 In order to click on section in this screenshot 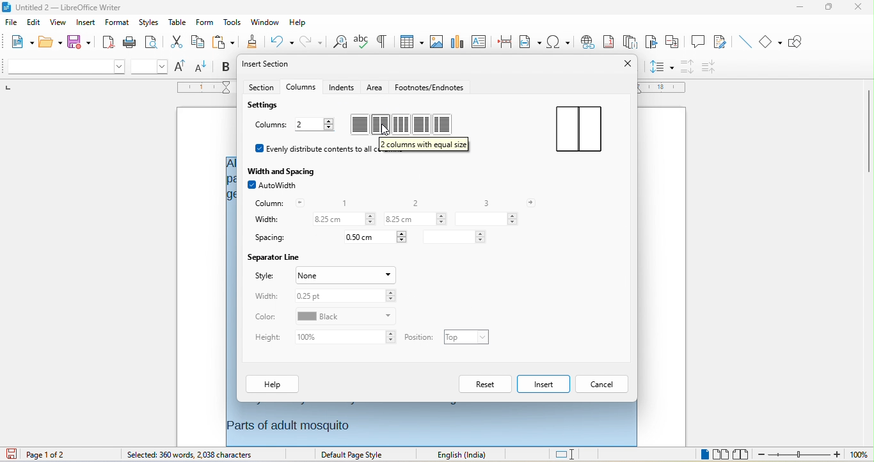, I will do `click(261, 87)`.